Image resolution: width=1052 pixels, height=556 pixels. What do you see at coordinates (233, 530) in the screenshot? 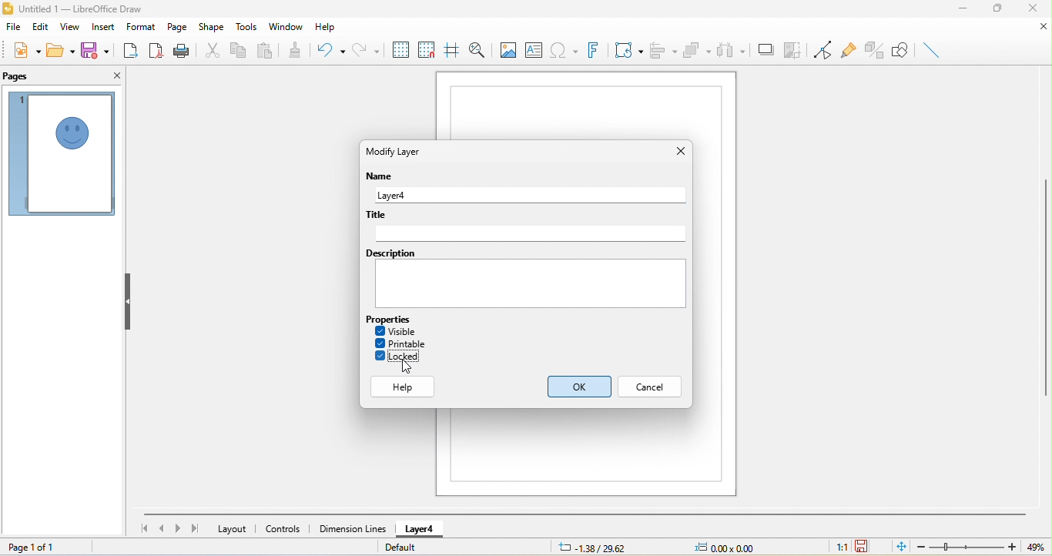
I see `layout` at bounding box center [233, 530].